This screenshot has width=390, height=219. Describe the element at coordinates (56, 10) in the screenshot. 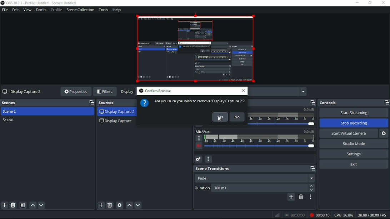

I see `Profile` at that location.